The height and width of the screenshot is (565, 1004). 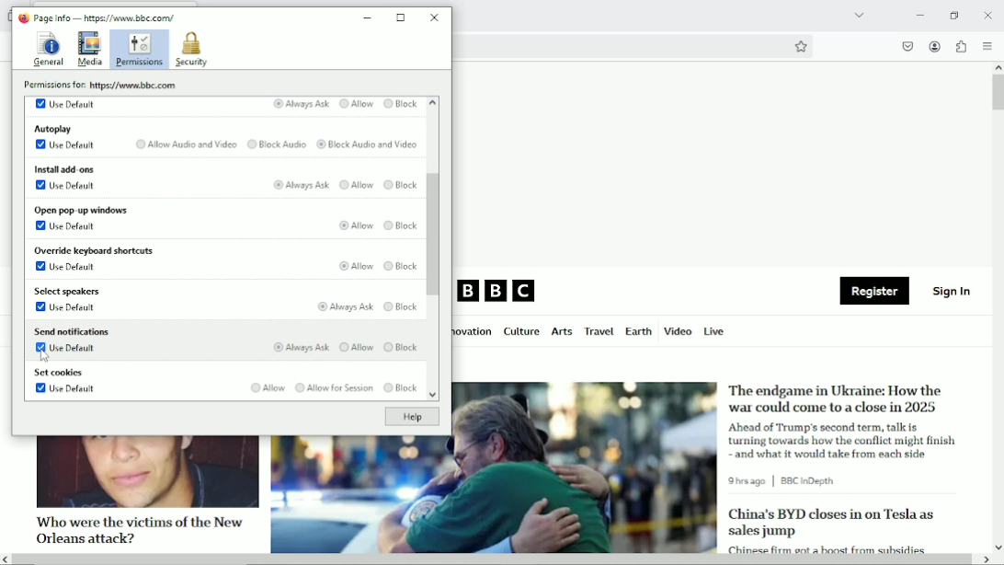 What do you see at coordinates (300, 348) in the screenshot?
I see `Always ask` at bounding box center [300, 348].